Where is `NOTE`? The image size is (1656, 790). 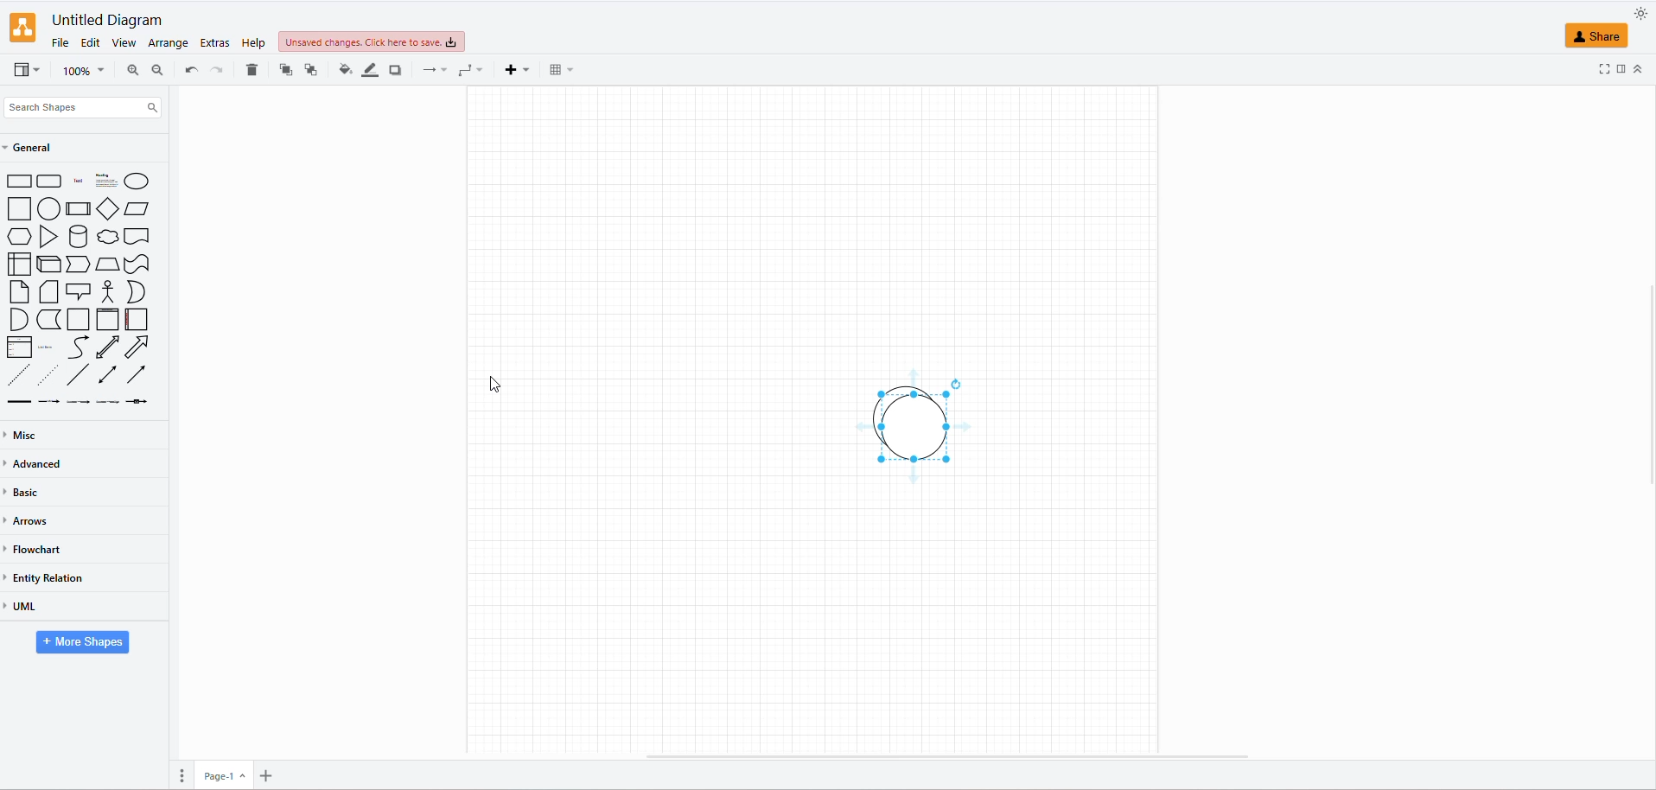
NOTE is located at coordinates (17, 293).